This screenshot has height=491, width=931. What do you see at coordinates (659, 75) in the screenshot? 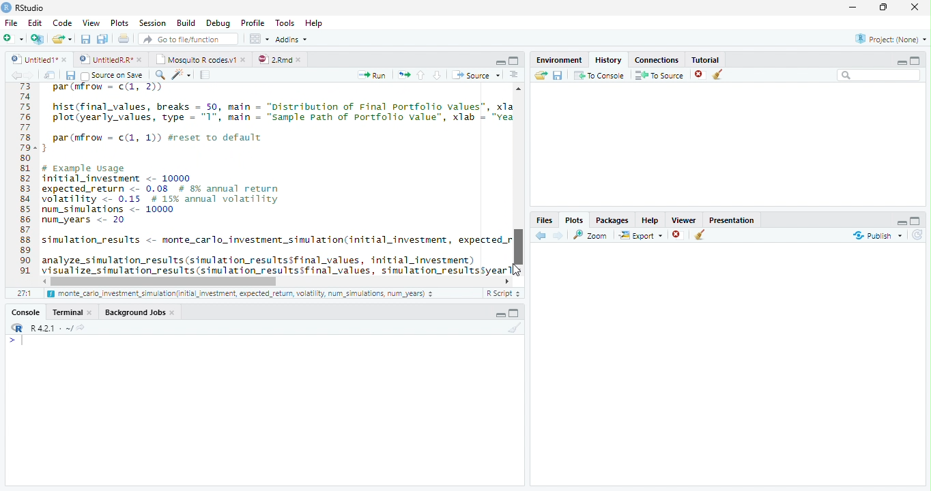
I see `To Source` at bounding box center [659, 75].